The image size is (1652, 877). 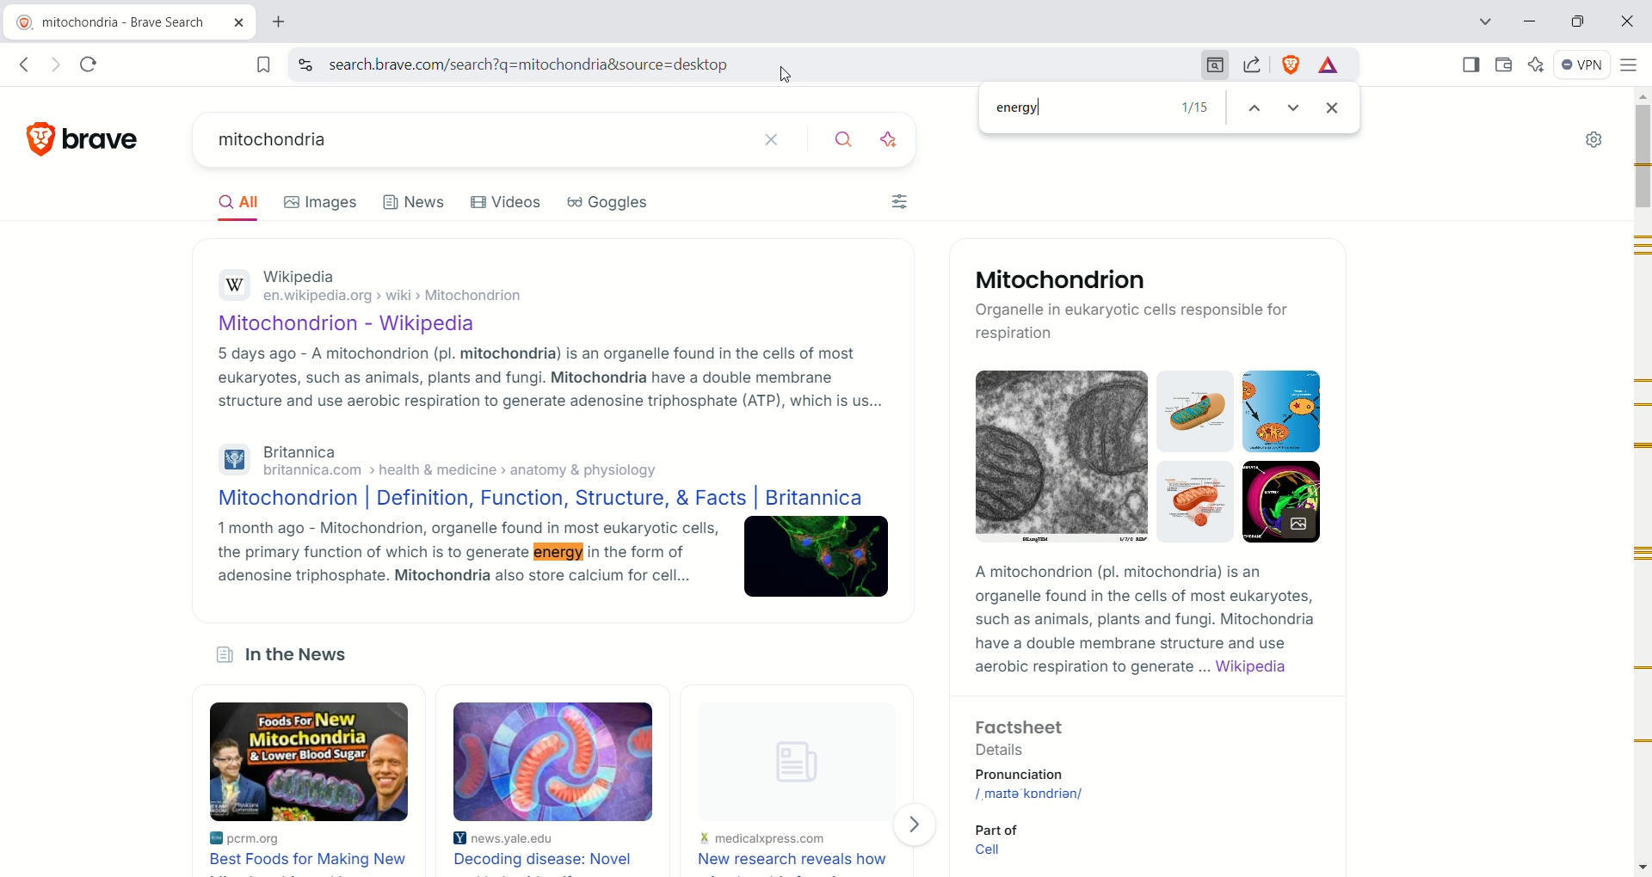 What do you see at coordinates (1057, 751) in the screenshot?
I see `Factsheet Details Pronunciation` at bounding box center [1057, 751].